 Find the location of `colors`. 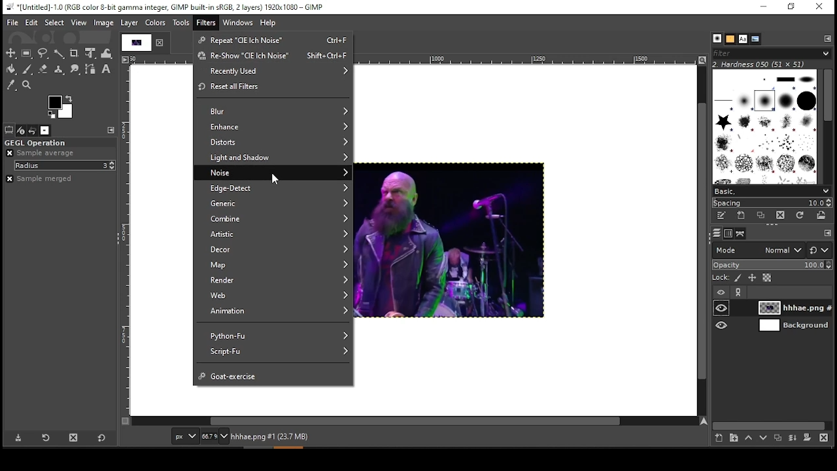

colors is located at coordinates (156, 24).